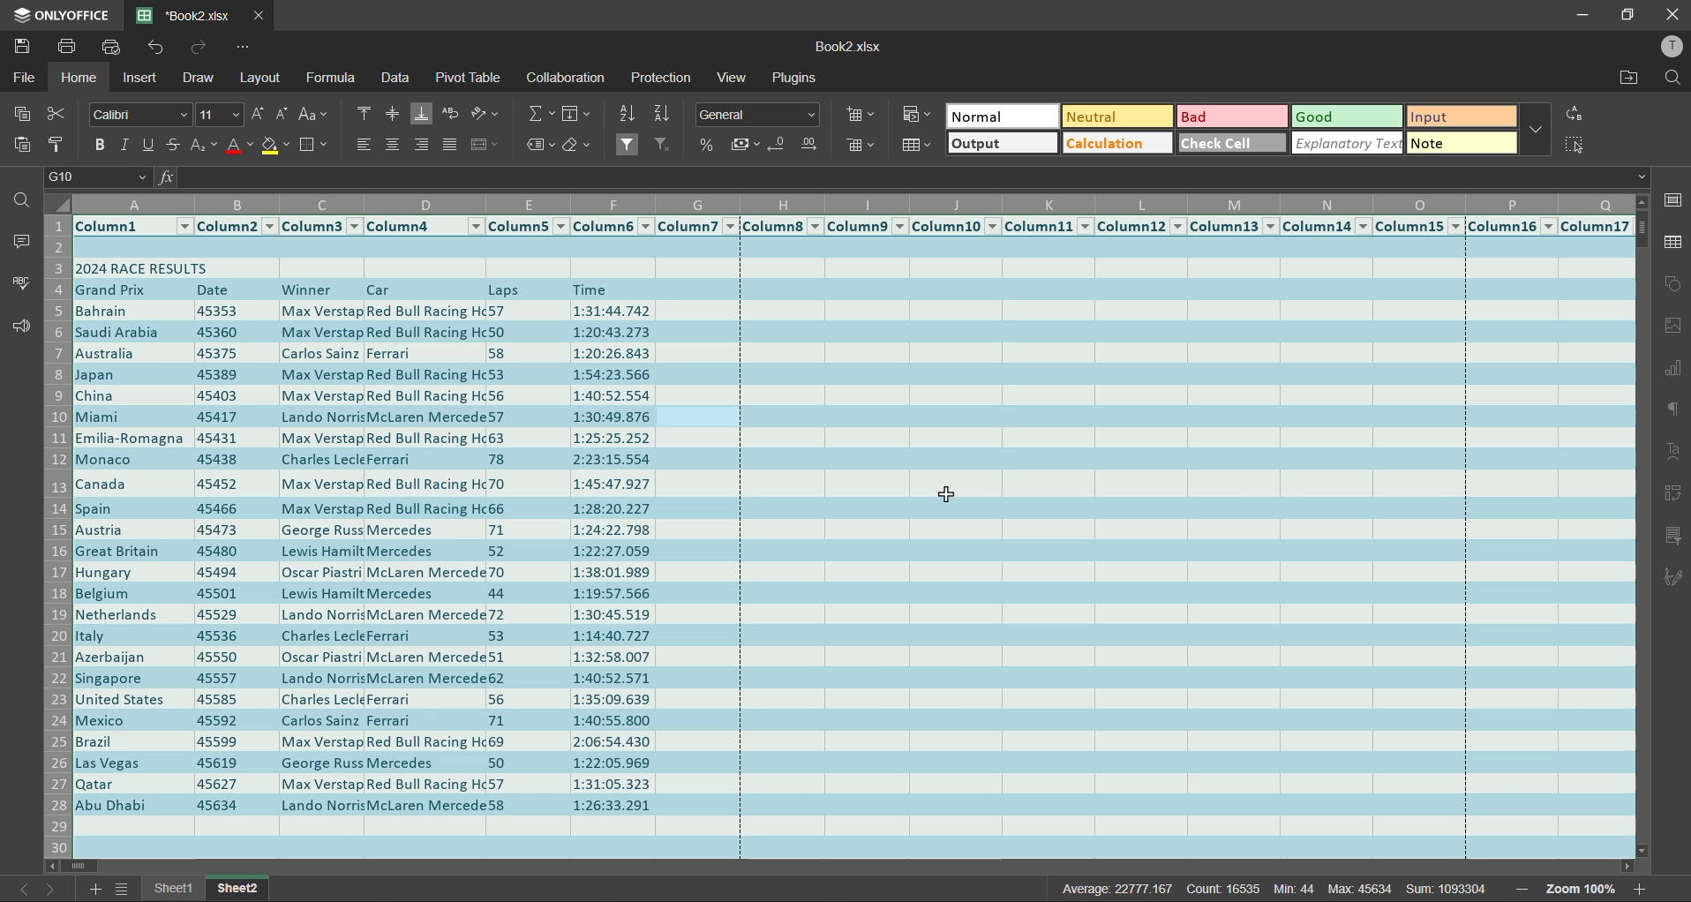 This screenshot has width=1691, height=902. I want to click on align bottom, so click(421, 116).